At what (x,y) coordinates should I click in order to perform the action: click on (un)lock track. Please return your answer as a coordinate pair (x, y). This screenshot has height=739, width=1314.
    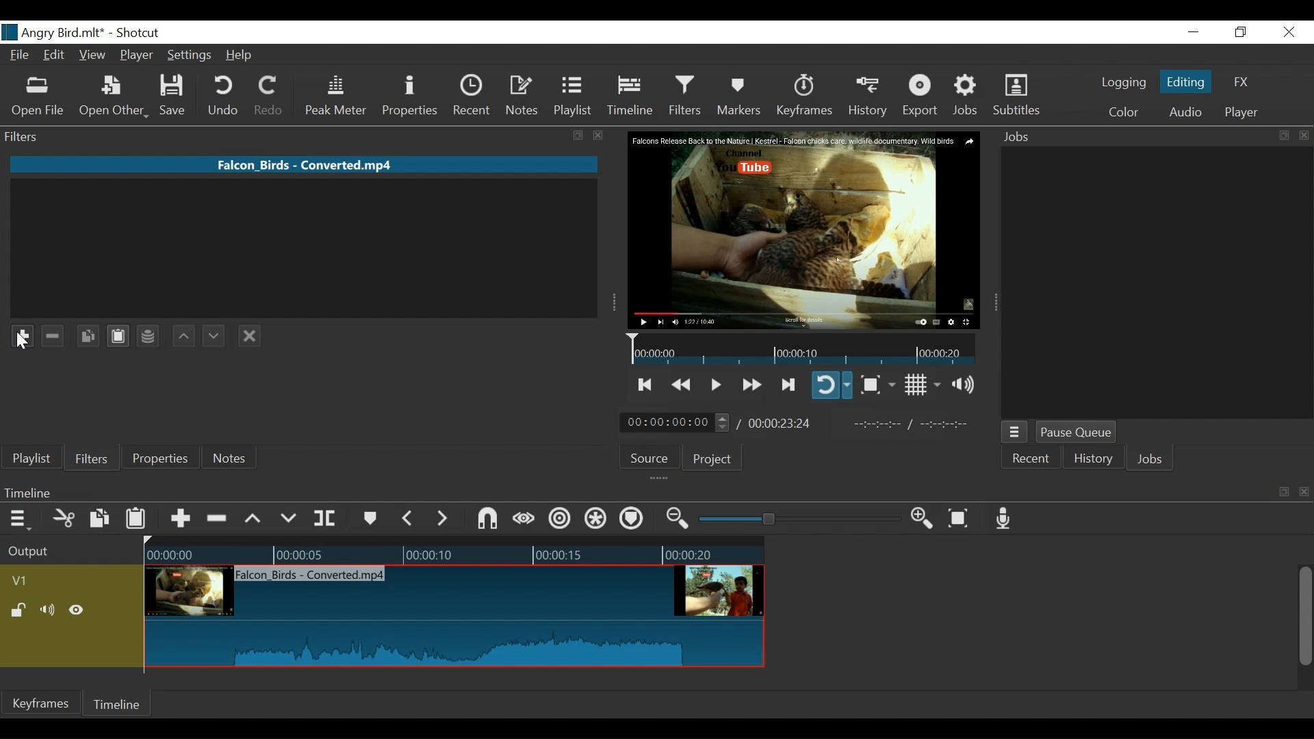
    Looking at the image, I should click on (21, 611).